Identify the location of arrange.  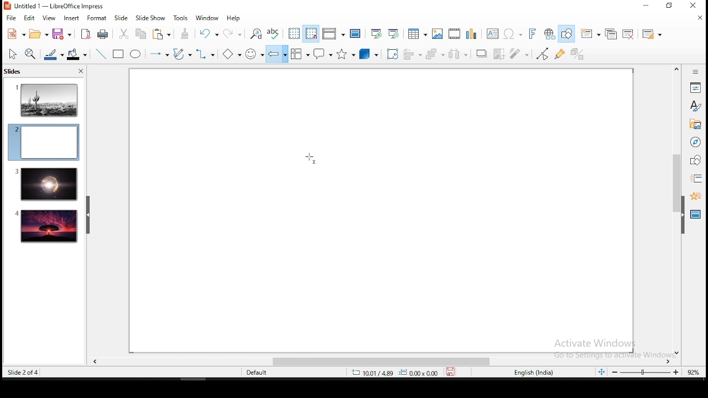
(436, 55).